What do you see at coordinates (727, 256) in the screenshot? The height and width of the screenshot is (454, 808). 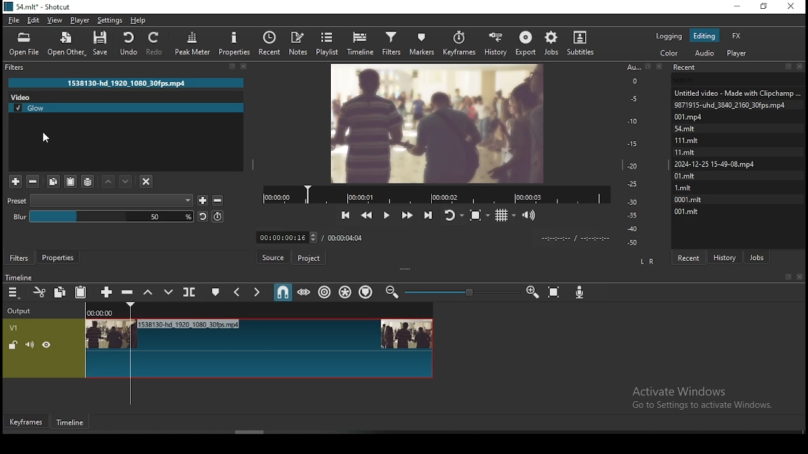 I see `history` at bounding box center [727, 256].